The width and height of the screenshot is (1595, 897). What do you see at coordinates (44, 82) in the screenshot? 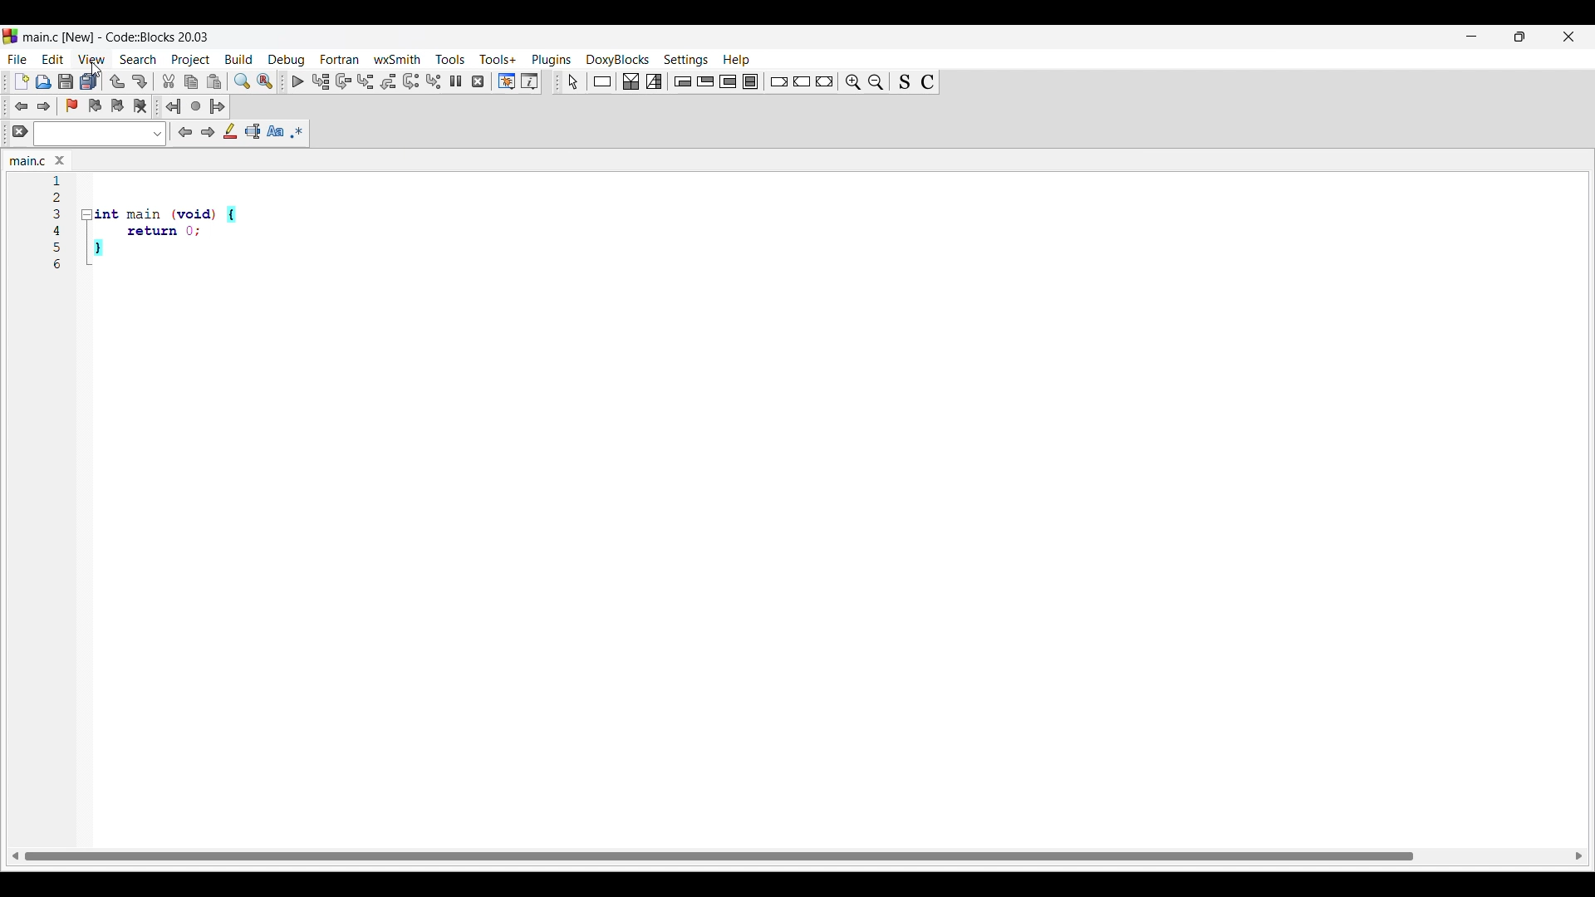
I see `Open` at bounding box center [44, 82].